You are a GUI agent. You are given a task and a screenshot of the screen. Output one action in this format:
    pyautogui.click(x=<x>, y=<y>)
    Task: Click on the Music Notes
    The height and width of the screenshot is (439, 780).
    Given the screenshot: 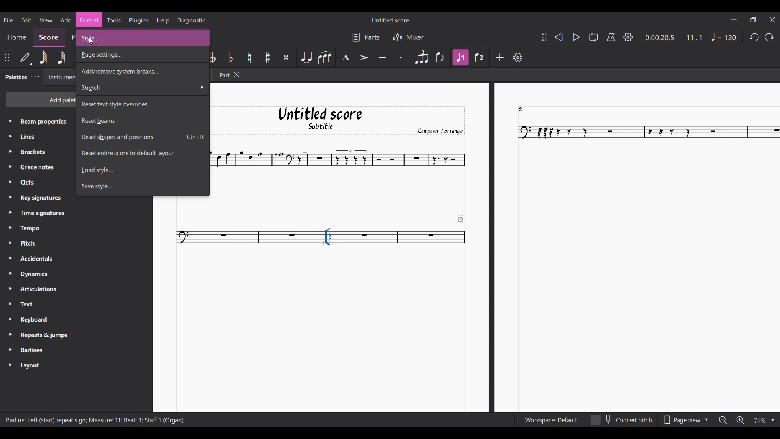 What is the action you would take?
    pyautogui.click(x=191, y=237)
    